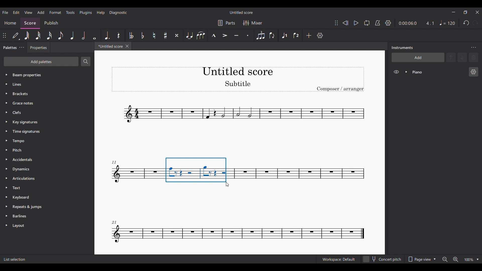 The height and width of the screenshot is (271, 482). What do you see at coordinates (473, 48) in the screenshot?
I see `Panel settings` at bounding box center [473, 48].